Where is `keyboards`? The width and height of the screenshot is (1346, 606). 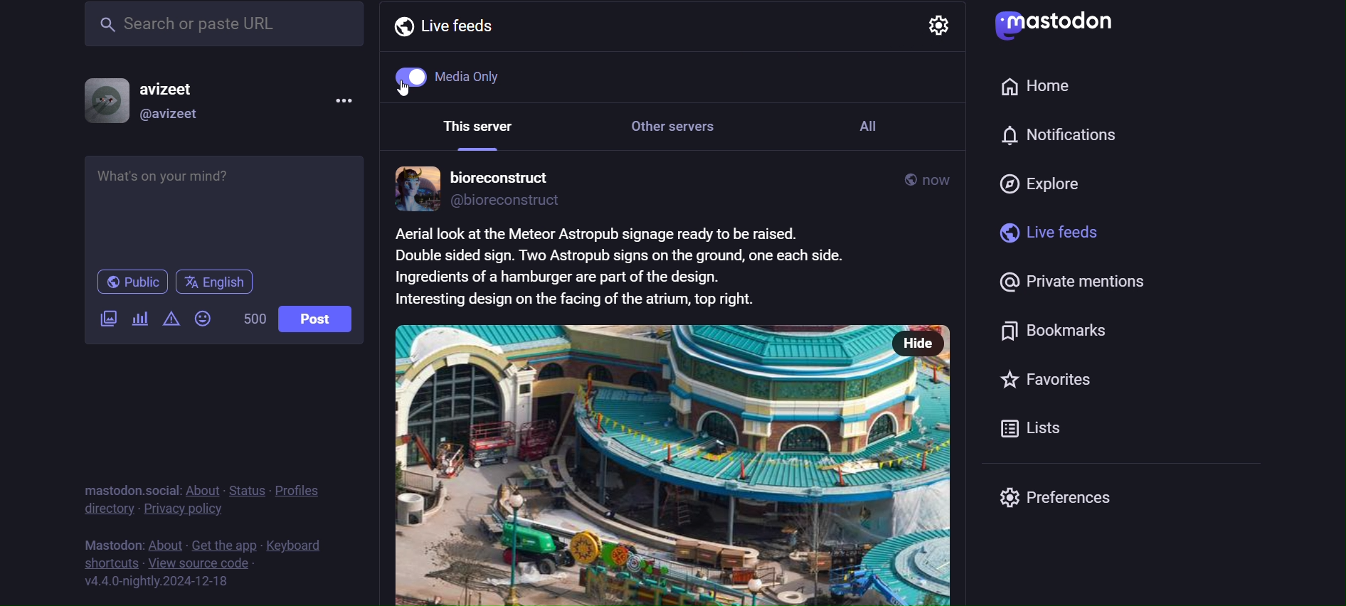 keyboards is located at coordinates (297, 539).